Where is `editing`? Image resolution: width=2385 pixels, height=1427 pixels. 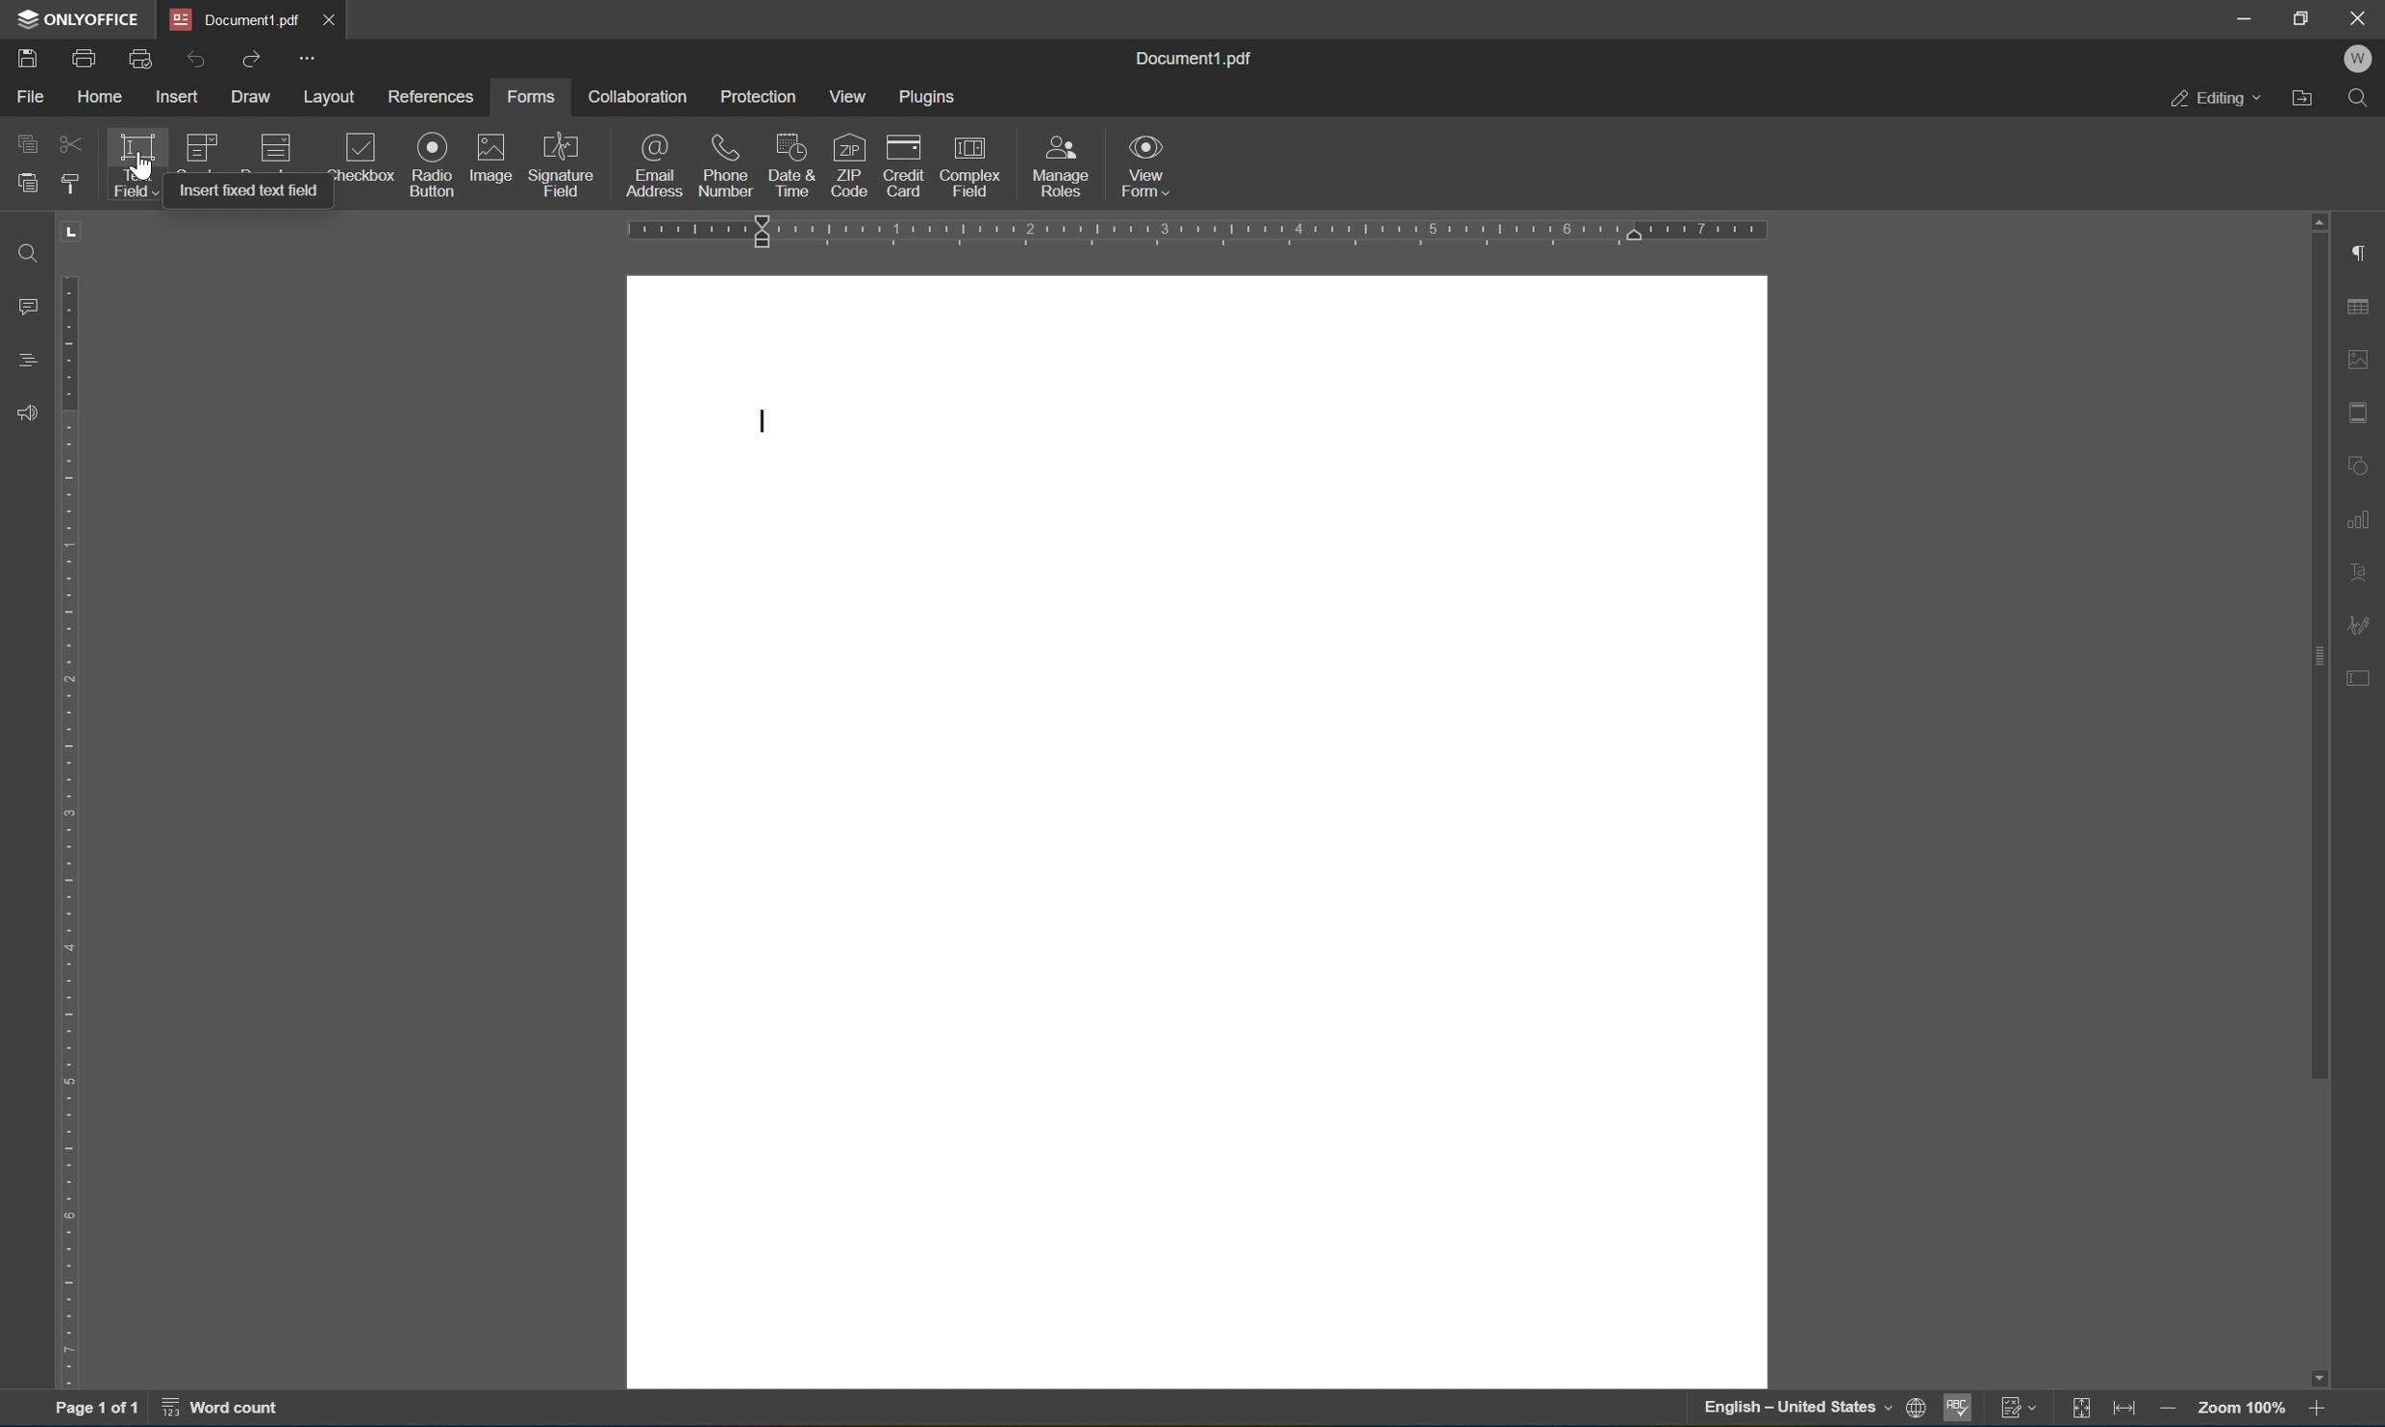
editing is located at coordinates (2212, 100).